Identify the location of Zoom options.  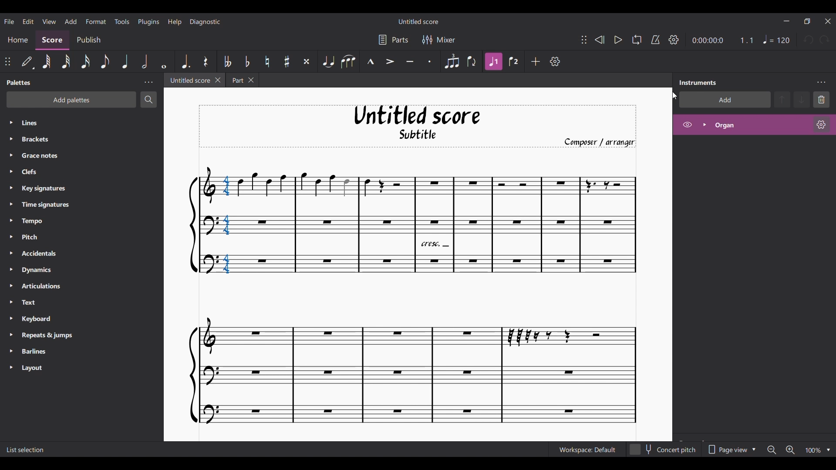
(829, 450).